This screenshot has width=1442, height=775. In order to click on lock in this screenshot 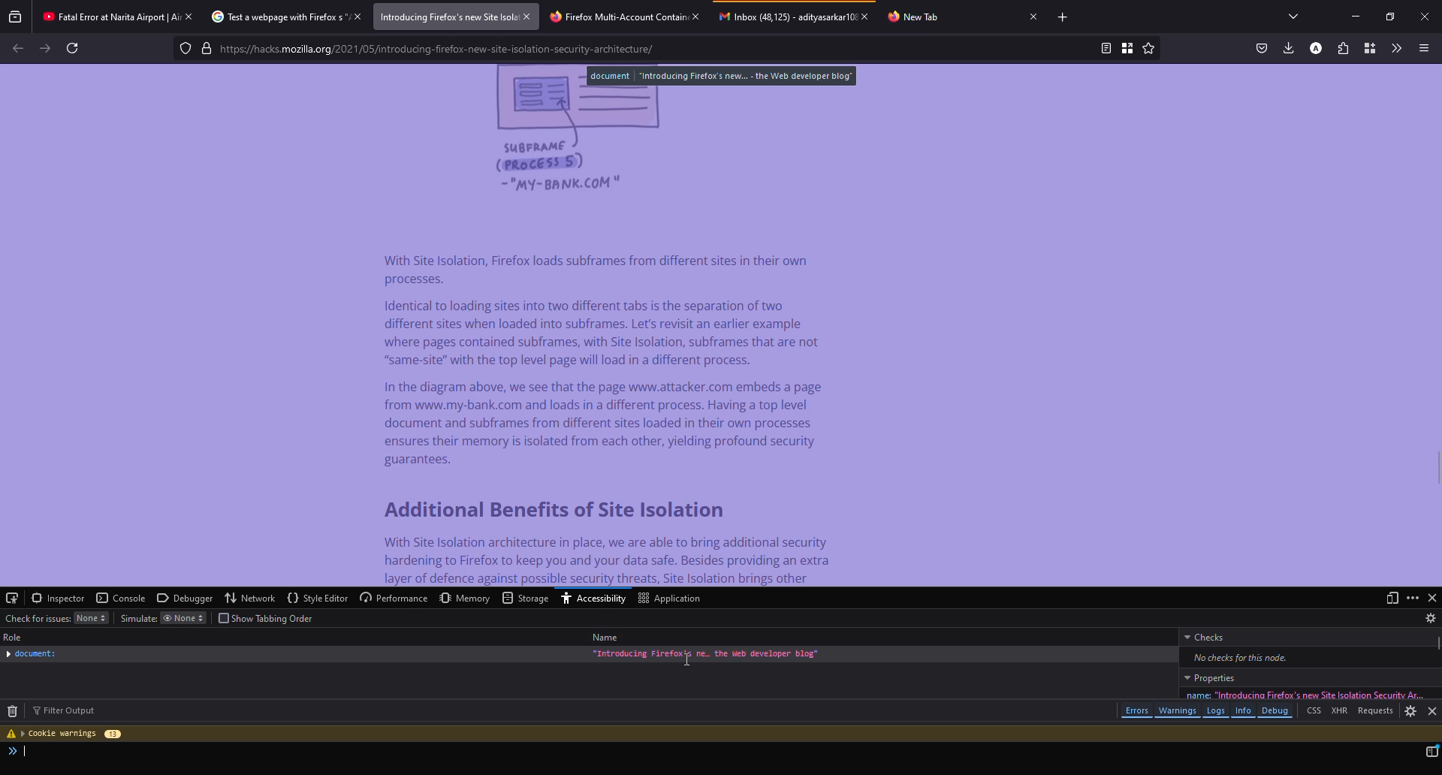, I will do `click(207, 48)`.